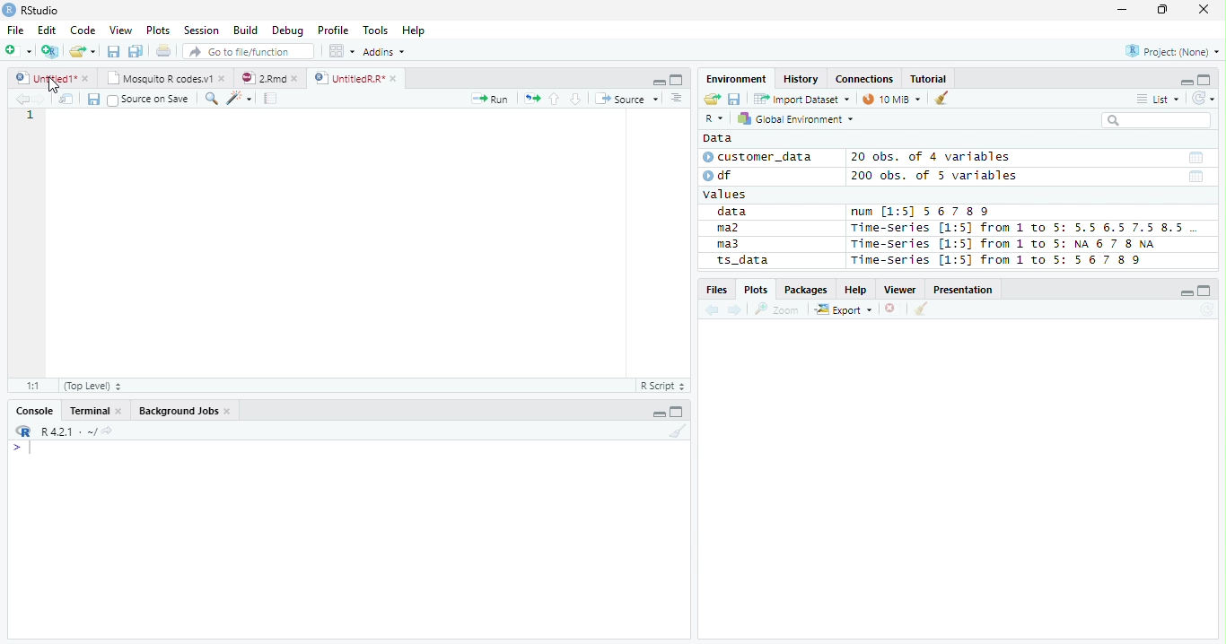 The image size is (1226, 644). I want to click on Save all open documents, so click(136, 52).